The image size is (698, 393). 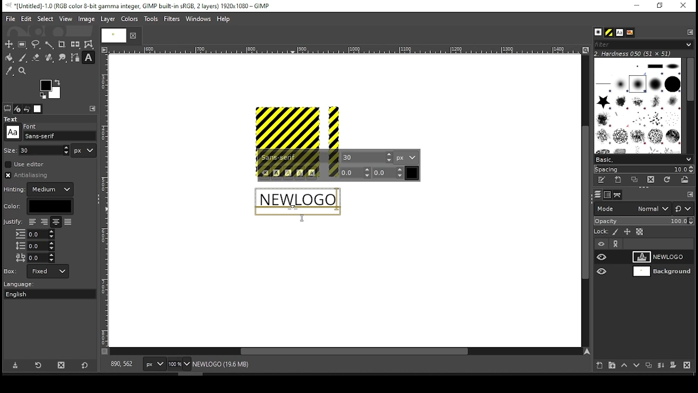 What do you see at coordinates (346, 352) in the screenshot?
I see `scroll bar` at bounding box center [346, 352].